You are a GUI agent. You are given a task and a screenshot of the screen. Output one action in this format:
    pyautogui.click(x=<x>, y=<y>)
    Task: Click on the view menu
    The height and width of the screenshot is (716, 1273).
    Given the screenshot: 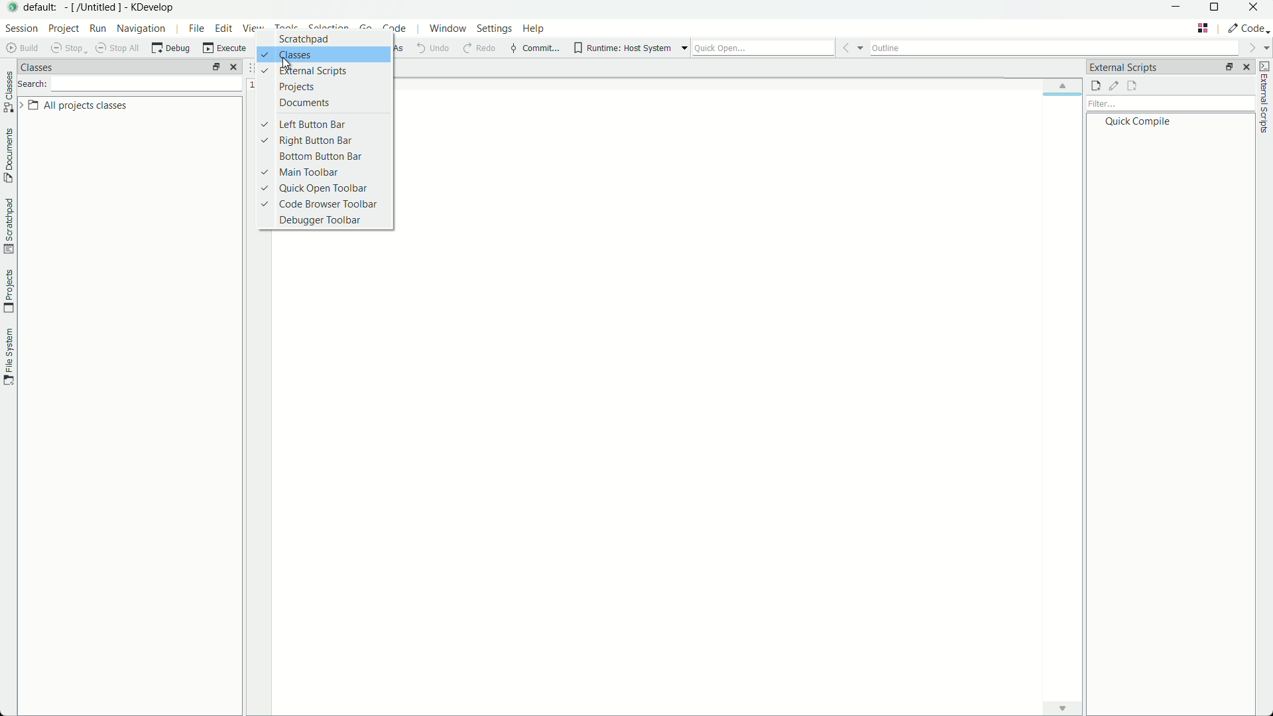 What is the action you would take?
    pyautogui.click(x=251, y=27)
    